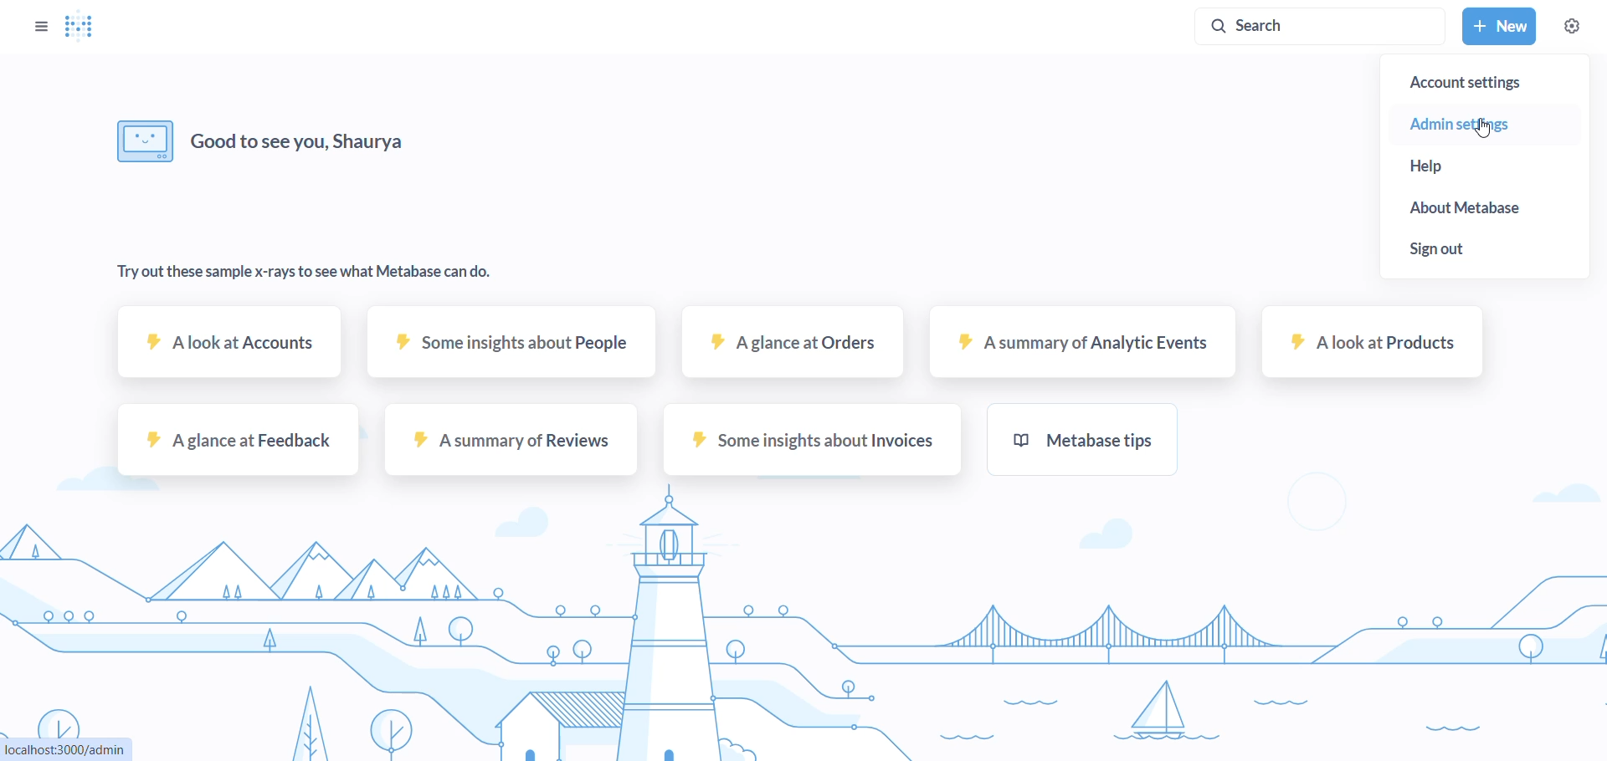  What do you see at coordinates (69, 748) in the screenshot?
I see `localhost:3000/admin` at bounding box center [69, 748].